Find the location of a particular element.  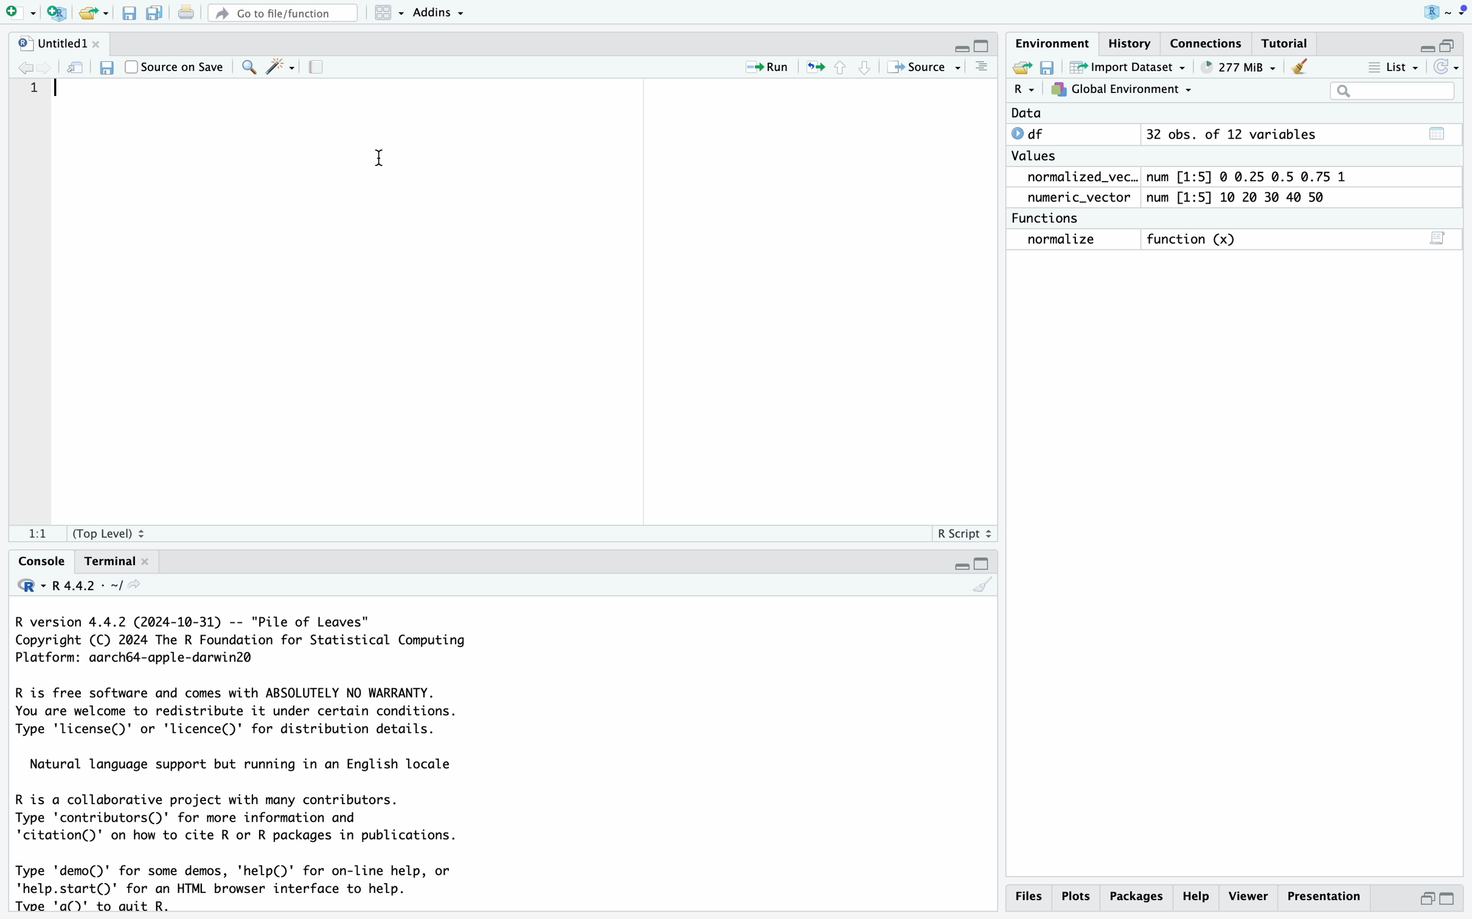

open an existing file is located at coordinates (92, 12).